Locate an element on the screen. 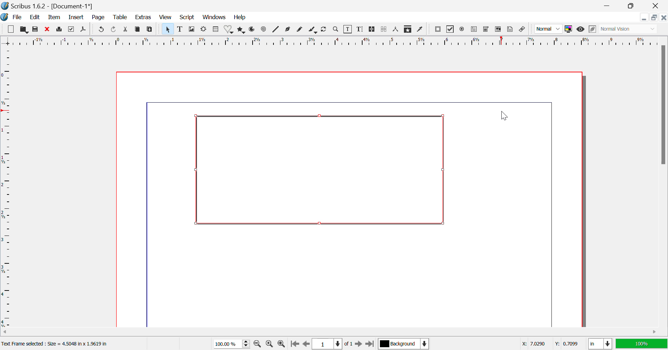  Polygons is located at coordinates (241, 31).